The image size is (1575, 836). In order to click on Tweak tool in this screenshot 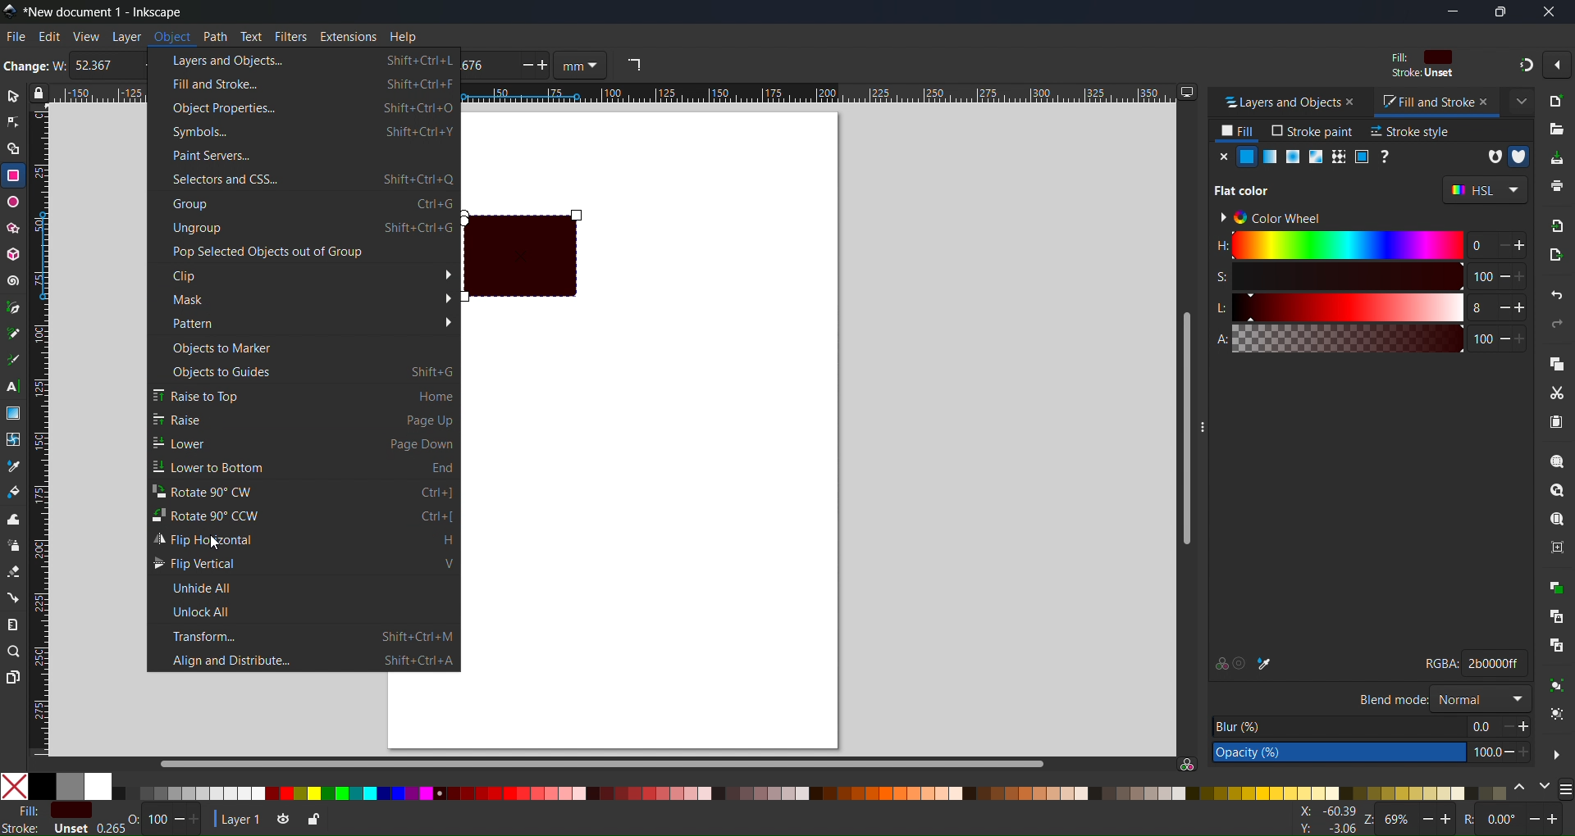, I will do `click(13, 519)`.